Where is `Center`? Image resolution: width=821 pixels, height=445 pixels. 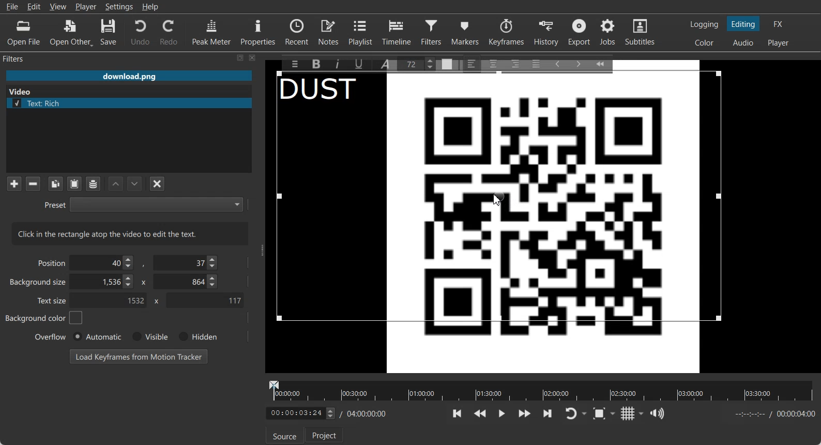 Center is located at coordinates (494, 63).